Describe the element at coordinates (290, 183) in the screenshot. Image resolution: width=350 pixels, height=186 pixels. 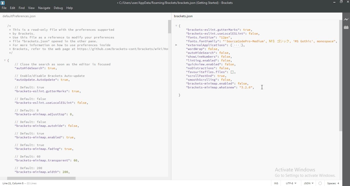
I see `UTF-8` at that location.